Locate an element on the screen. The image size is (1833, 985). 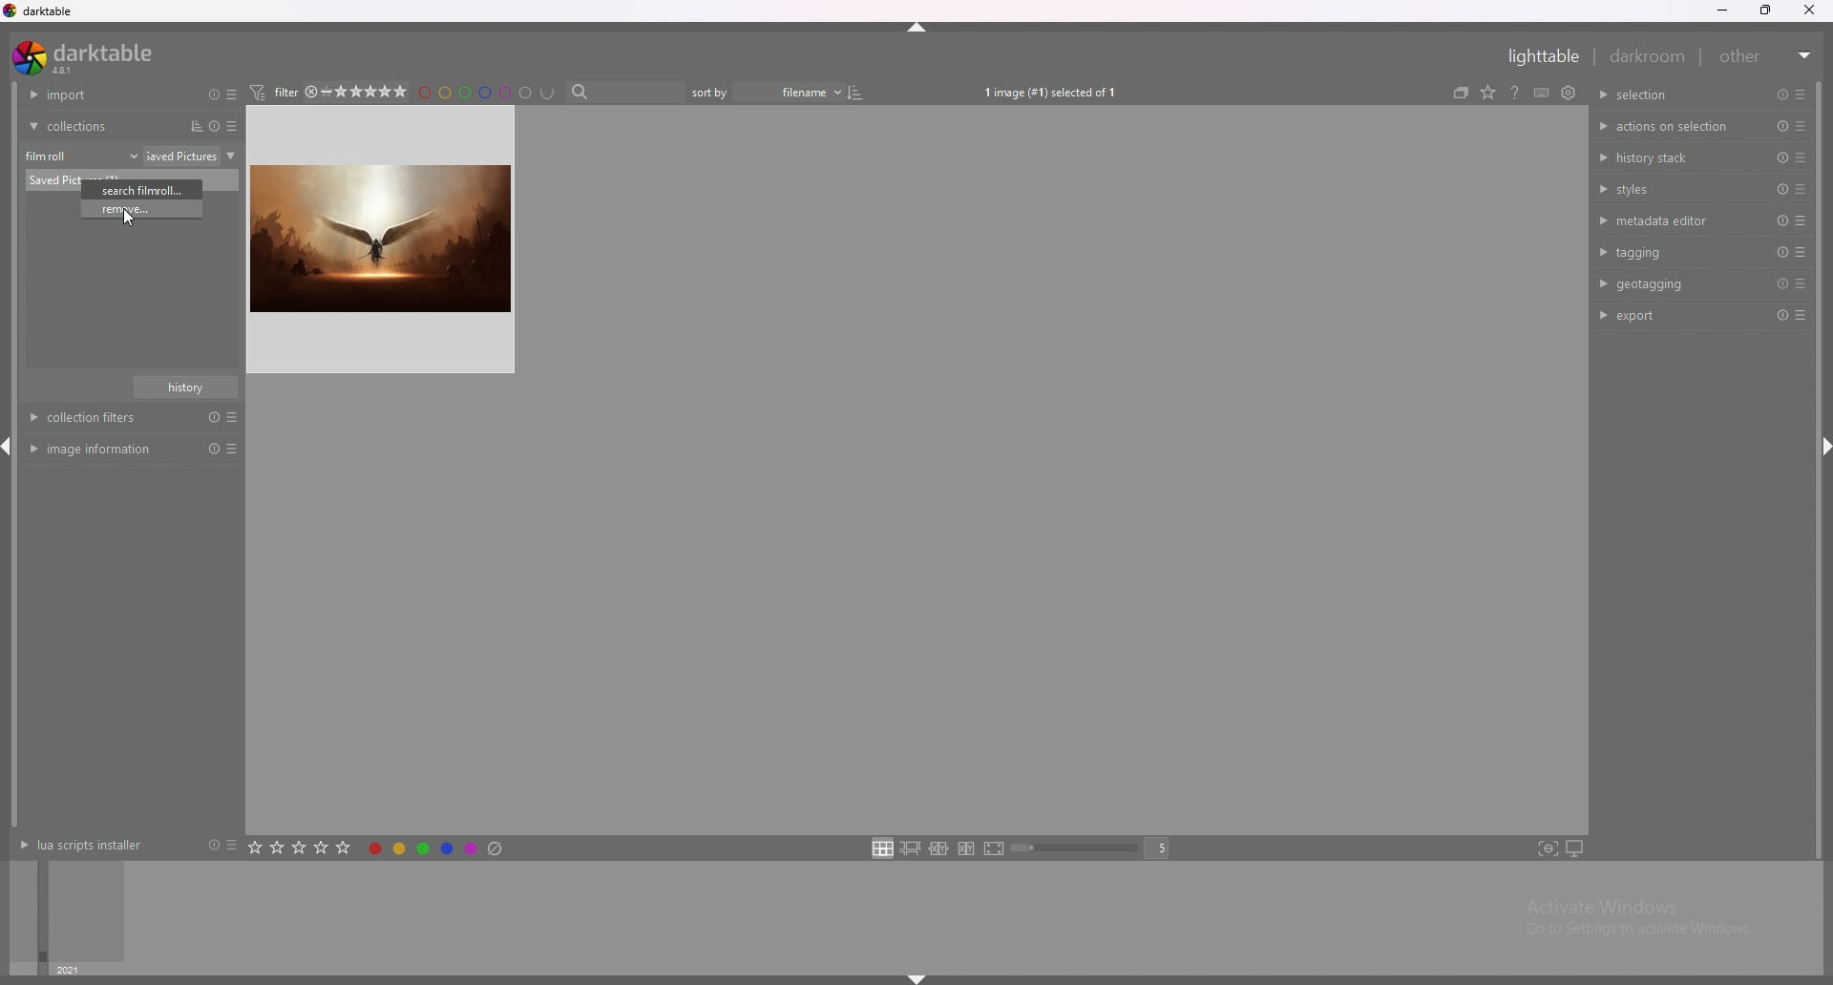
remove is located at coordinates (149, 209).